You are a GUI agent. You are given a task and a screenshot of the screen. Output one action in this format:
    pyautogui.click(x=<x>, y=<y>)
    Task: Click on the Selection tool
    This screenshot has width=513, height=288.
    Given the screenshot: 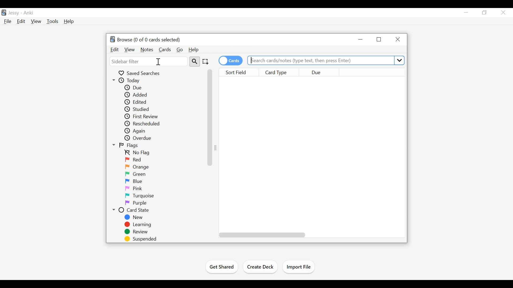 What is the action you would take?
    pyautogui.click(x=206, y=62)
    